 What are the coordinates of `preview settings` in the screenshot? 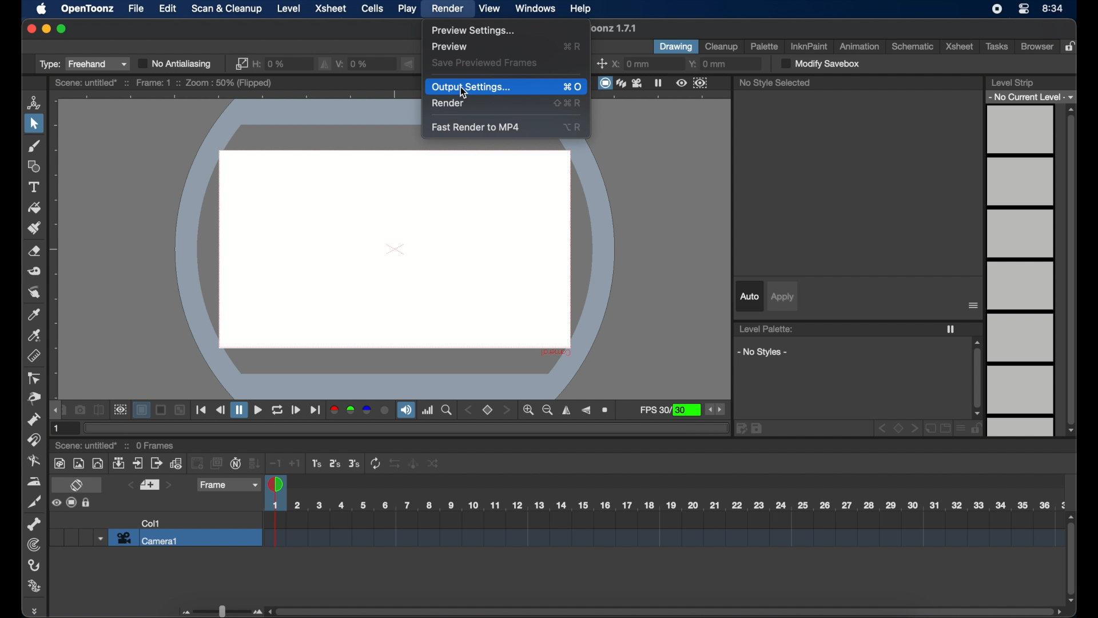 It's located at (474, 30).